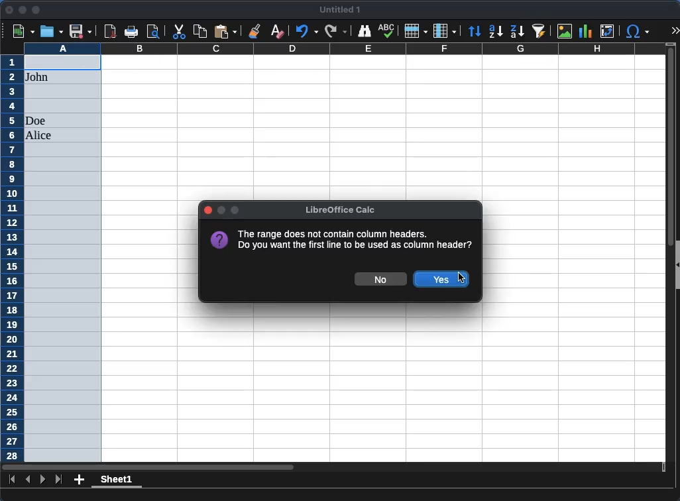 The height and width of the screenshot is (501, 680). What do you see at coordinates (341, 239) in the screenshot?
I see `The range does not contain column headers. Do you want the first line to be used as column header?` at bounding box center [341, 239].